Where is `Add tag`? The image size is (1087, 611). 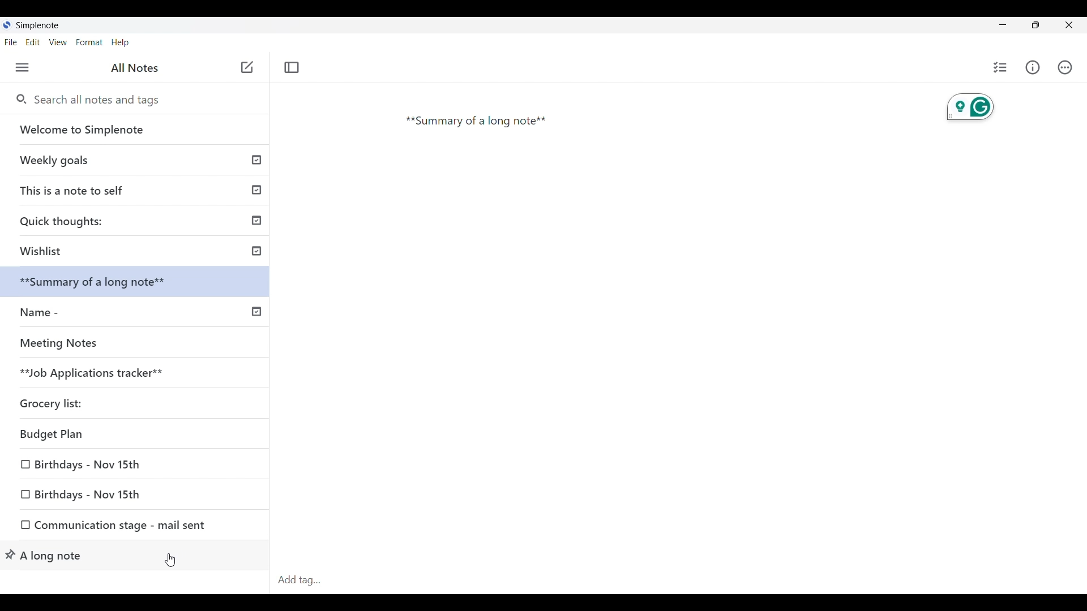
Add tag is located at coordinates (301, 580).